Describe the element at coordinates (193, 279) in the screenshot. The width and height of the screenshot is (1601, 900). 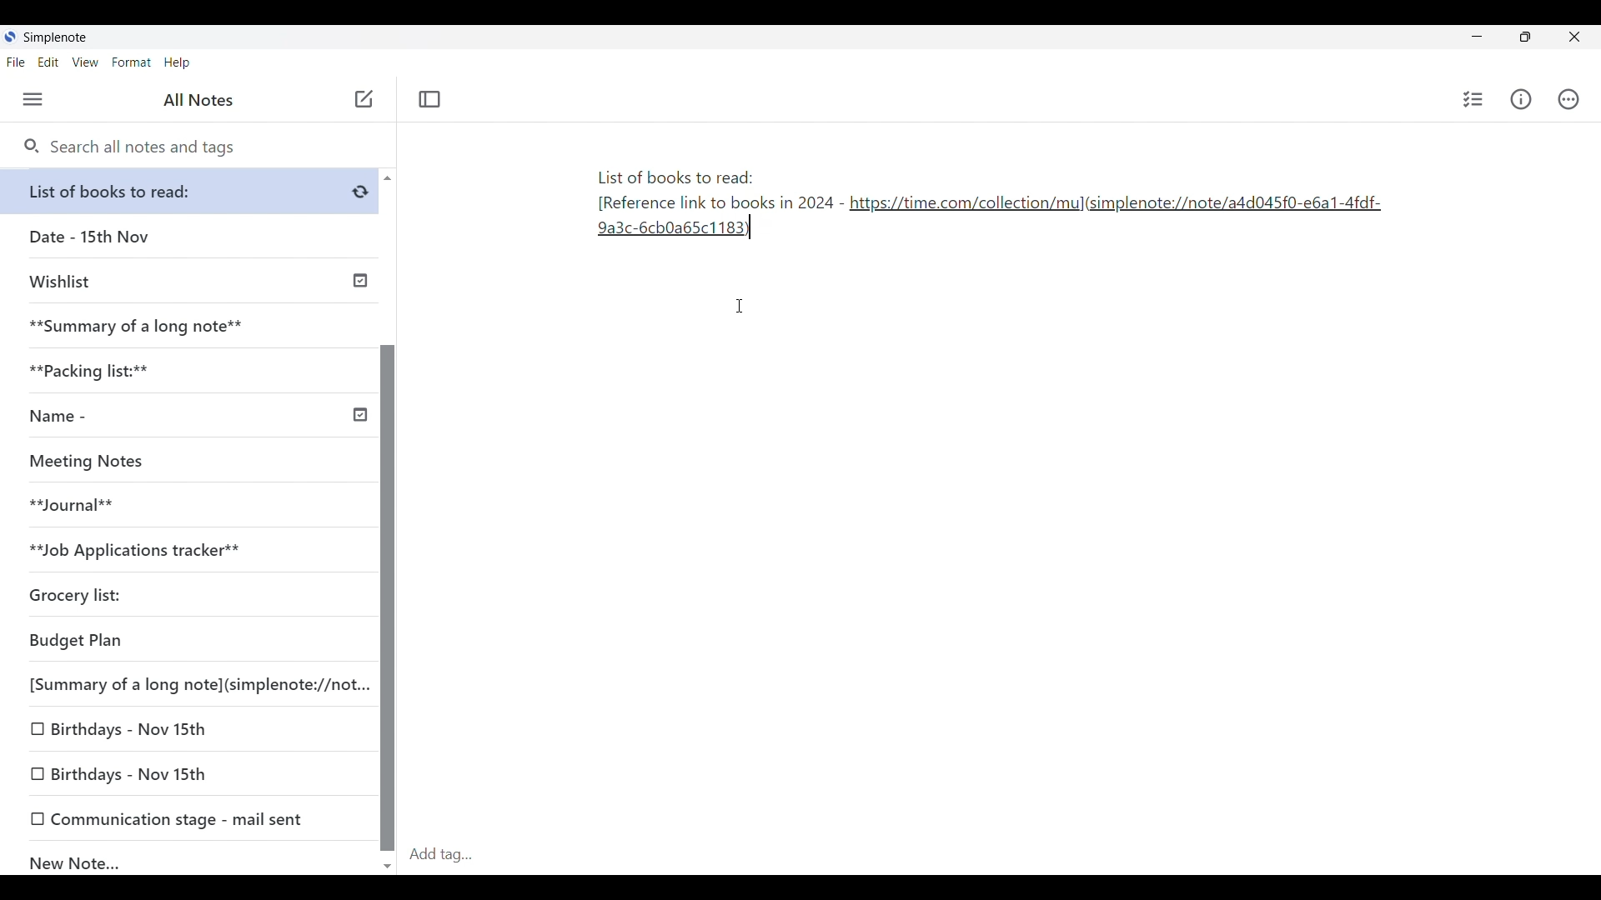
I see `Wishlist` at that location.